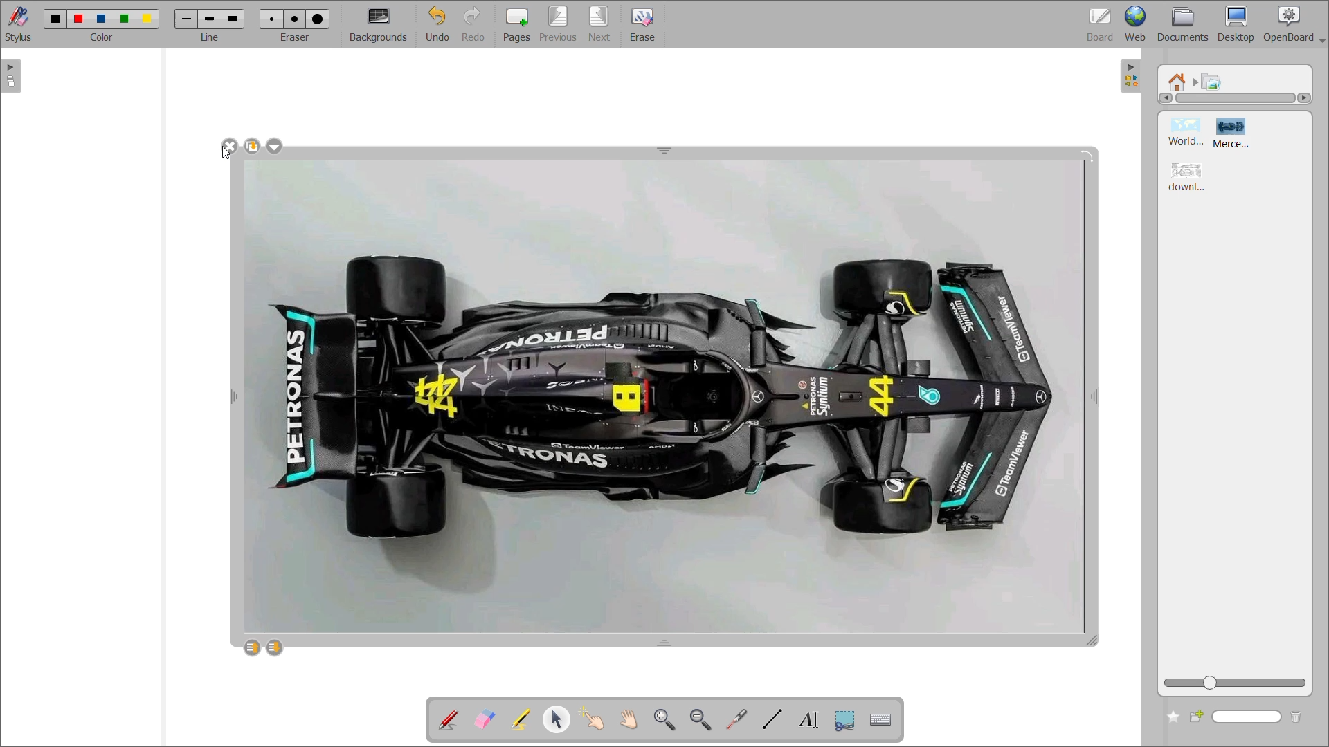 The image size is (1329, 747). What do you see at coordinates (1233, 683) in the screenshot?
I see `zoom slider` at bounding box center [1233, 683].